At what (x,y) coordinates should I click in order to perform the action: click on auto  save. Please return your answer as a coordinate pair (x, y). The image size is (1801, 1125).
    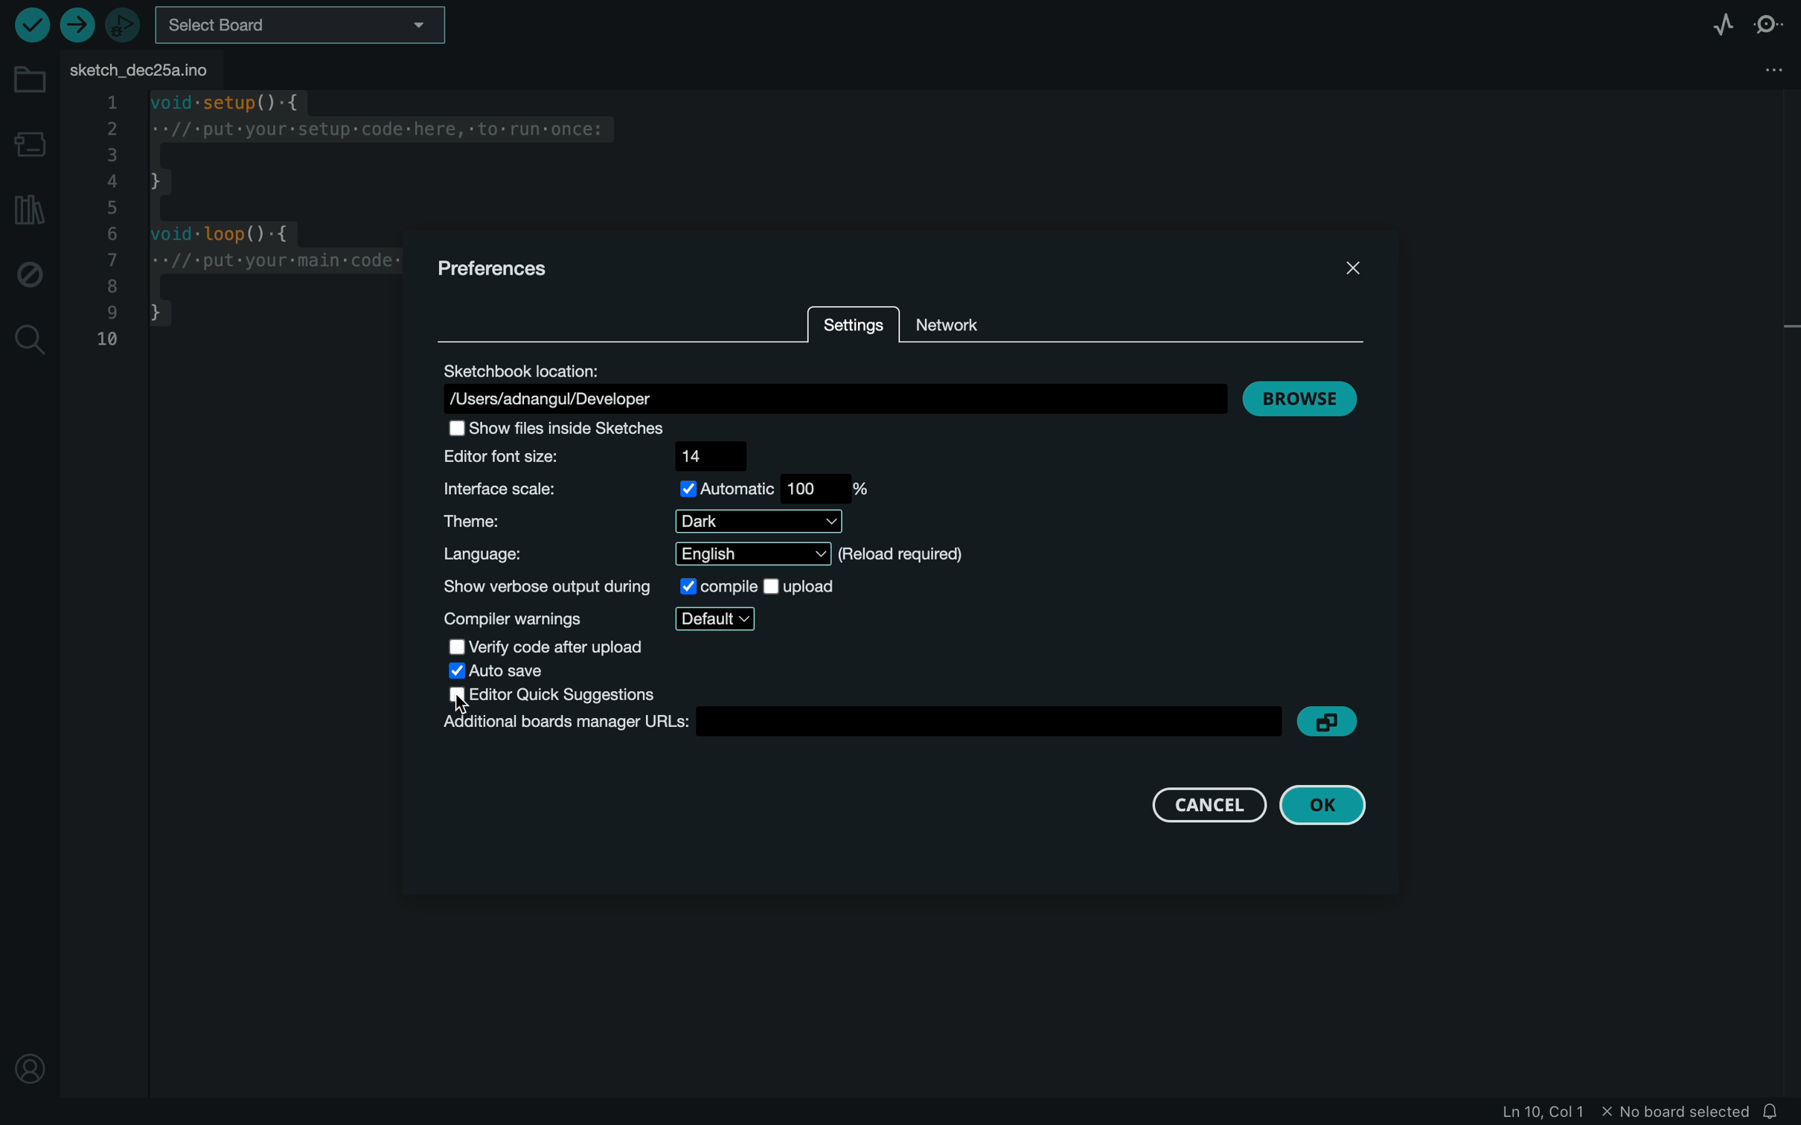
    Looking at the image, I should click on (509, 671).